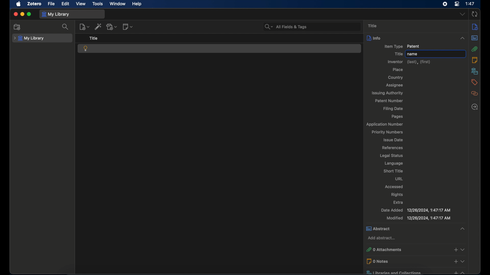  Describe the element at coordinates (474, 49) in the screenshot. I see `attachmnents` at that location.